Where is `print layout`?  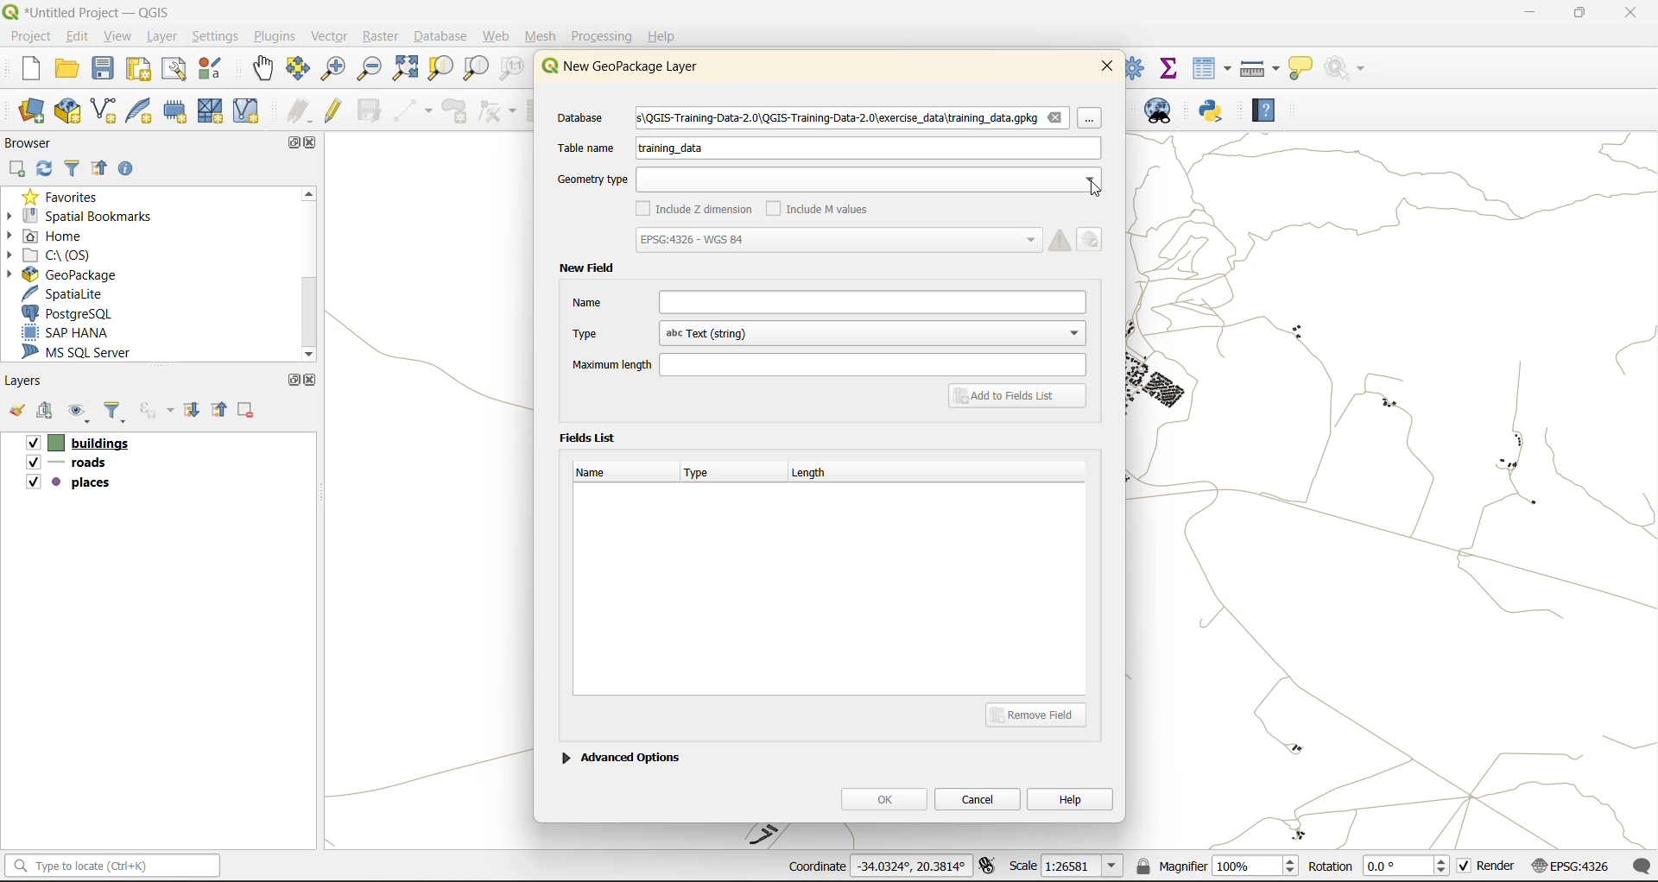
print layout is located at coordinates (140, 71).